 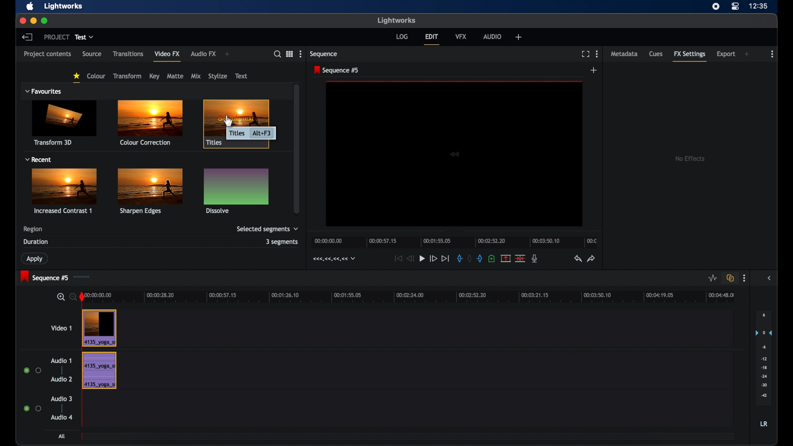 I want to click on project contents, so click(x=47, y=56).